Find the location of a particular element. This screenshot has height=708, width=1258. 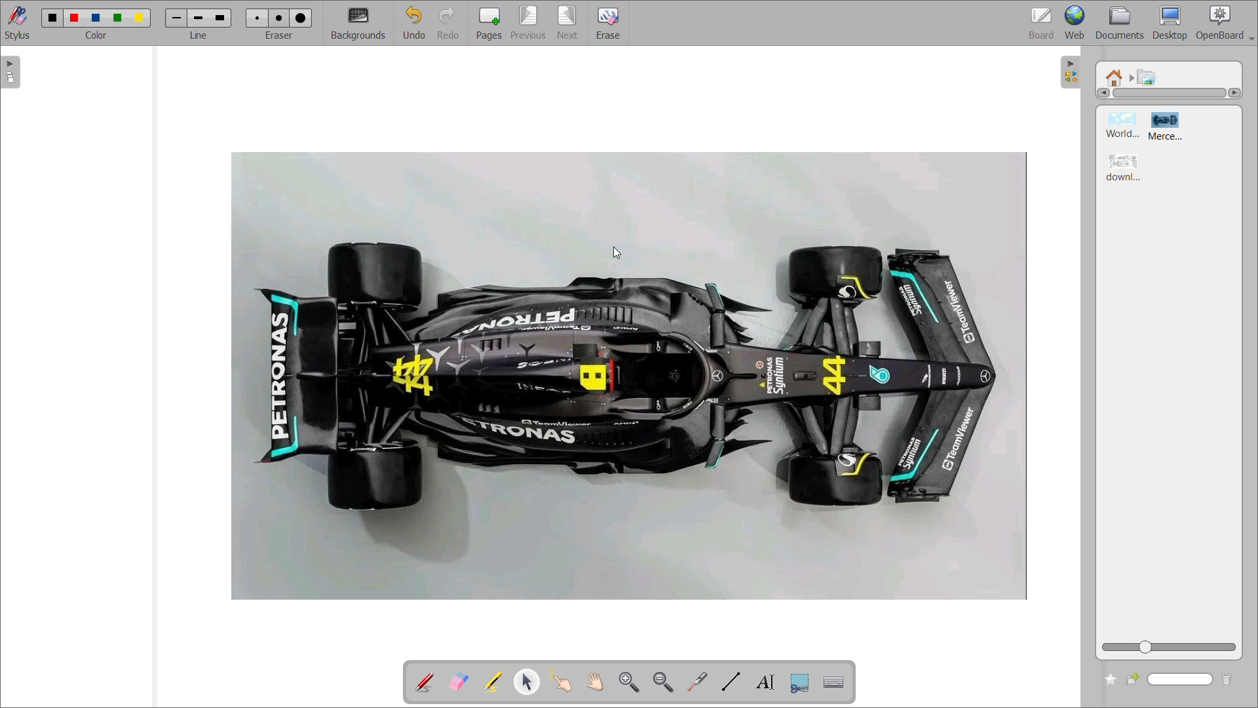

create new folder is located at coordinates (1133, 682).